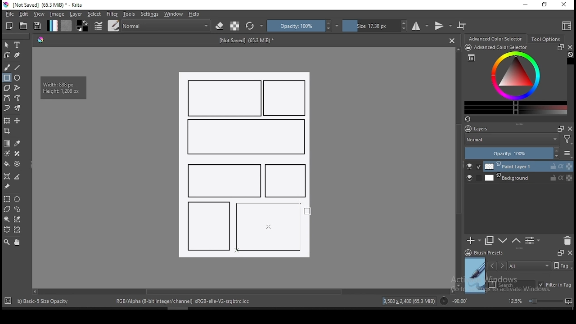  What do you see at coordinates (18, 109) in the screenshot?
I see `multibrush tool` at bounding box center [18, 109].